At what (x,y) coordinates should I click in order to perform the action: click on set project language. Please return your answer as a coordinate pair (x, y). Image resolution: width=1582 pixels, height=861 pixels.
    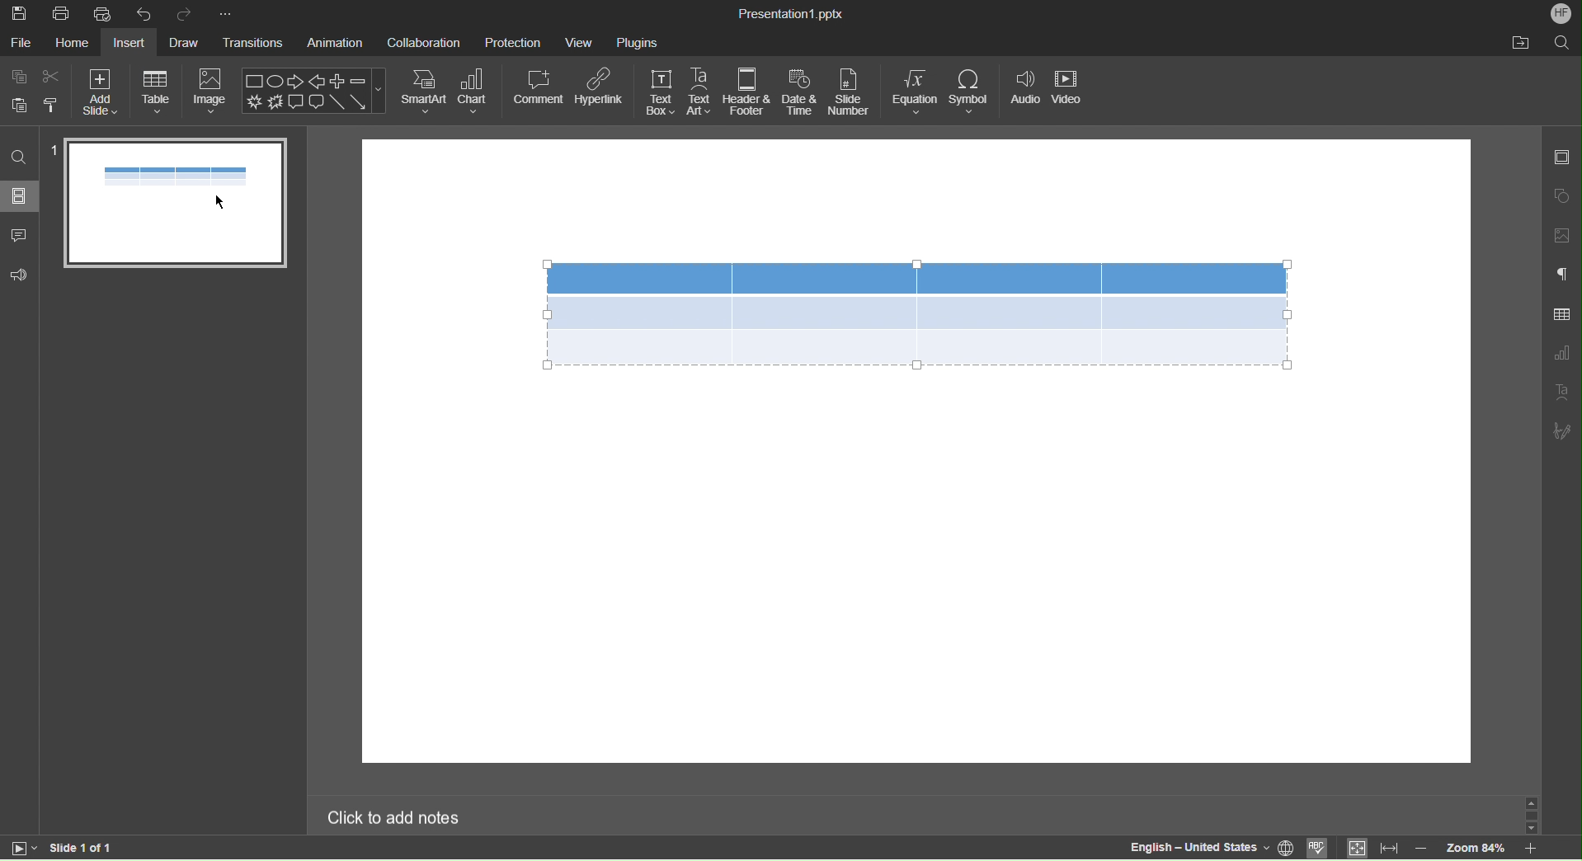
    Looking at the image, I should click on (1288, 846).